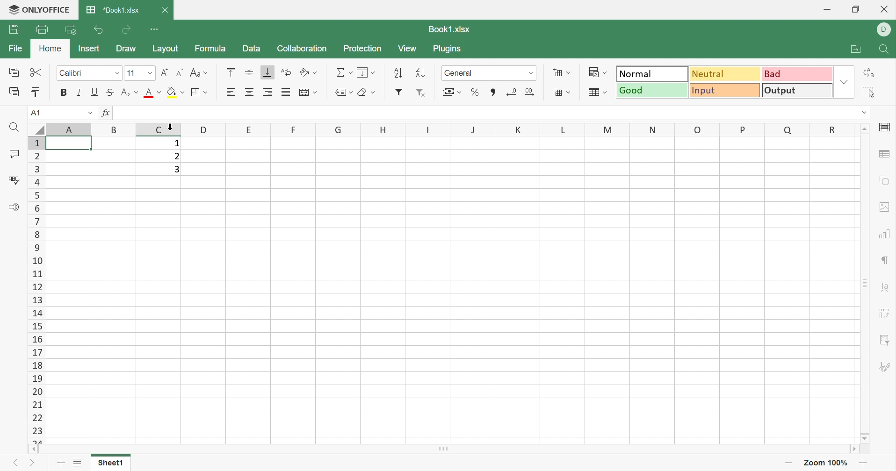 Image resolution: width=896 pixels, height=471 pixels. What do you see at coordinates (352, 92) in the screenshot?
I see `Drop Down` at bounding box center [352, 92].